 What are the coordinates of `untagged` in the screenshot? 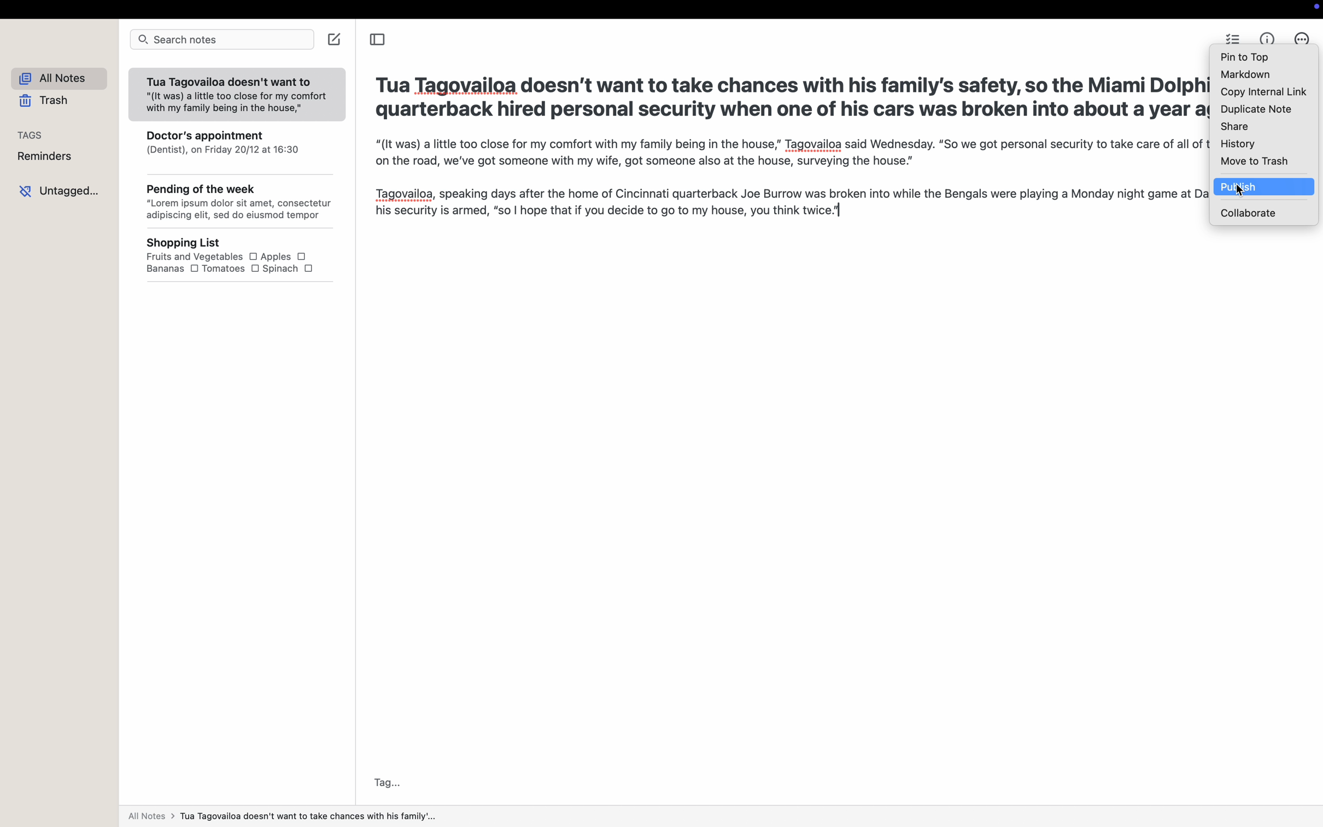 It's located at (62, 190).